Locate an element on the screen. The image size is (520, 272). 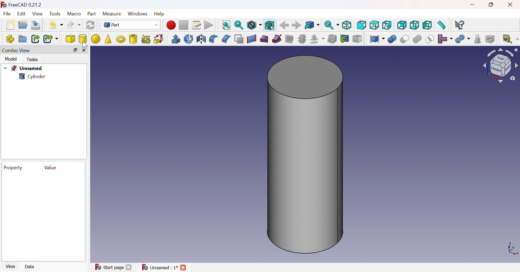
Thickness is located at coordinates (332, 39).